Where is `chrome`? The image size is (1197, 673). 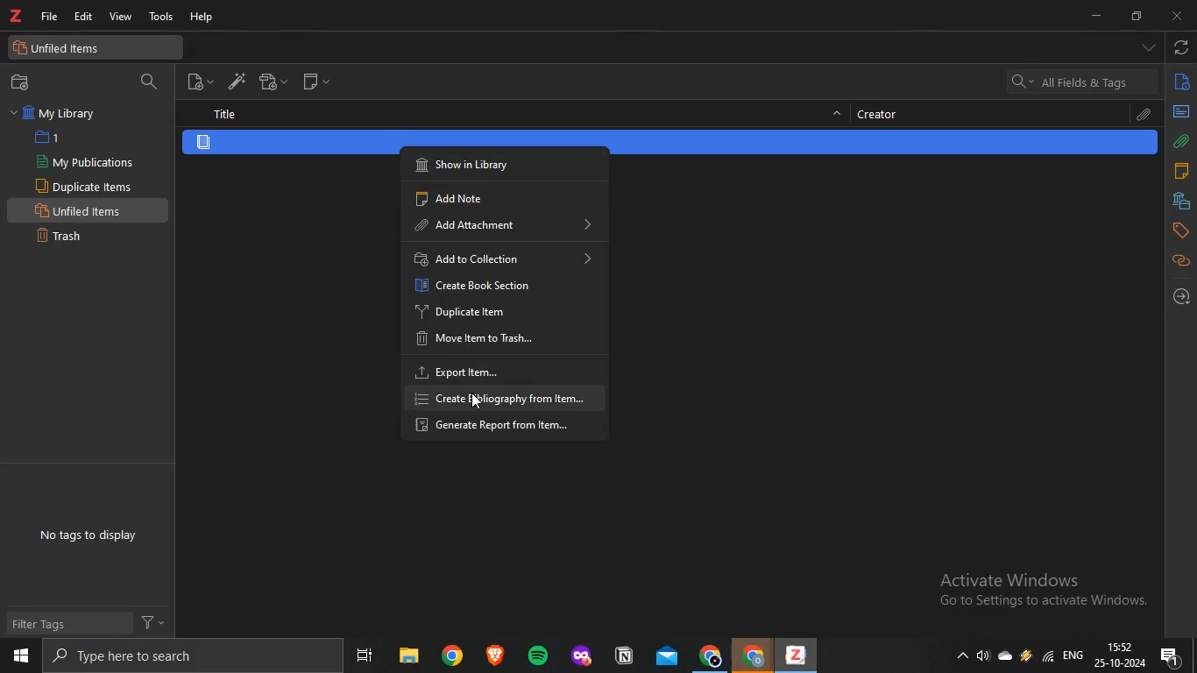 chrome is located at coordinates (754, 655).